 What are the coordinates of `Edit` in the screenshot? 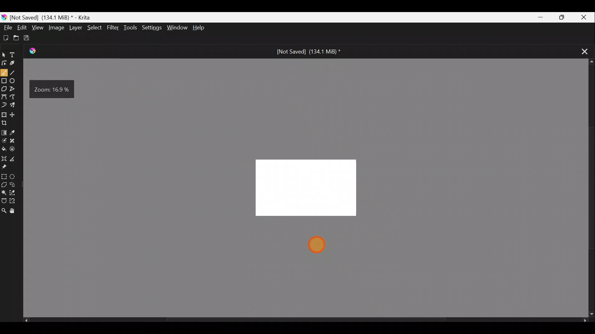 It's located at (22, 27).